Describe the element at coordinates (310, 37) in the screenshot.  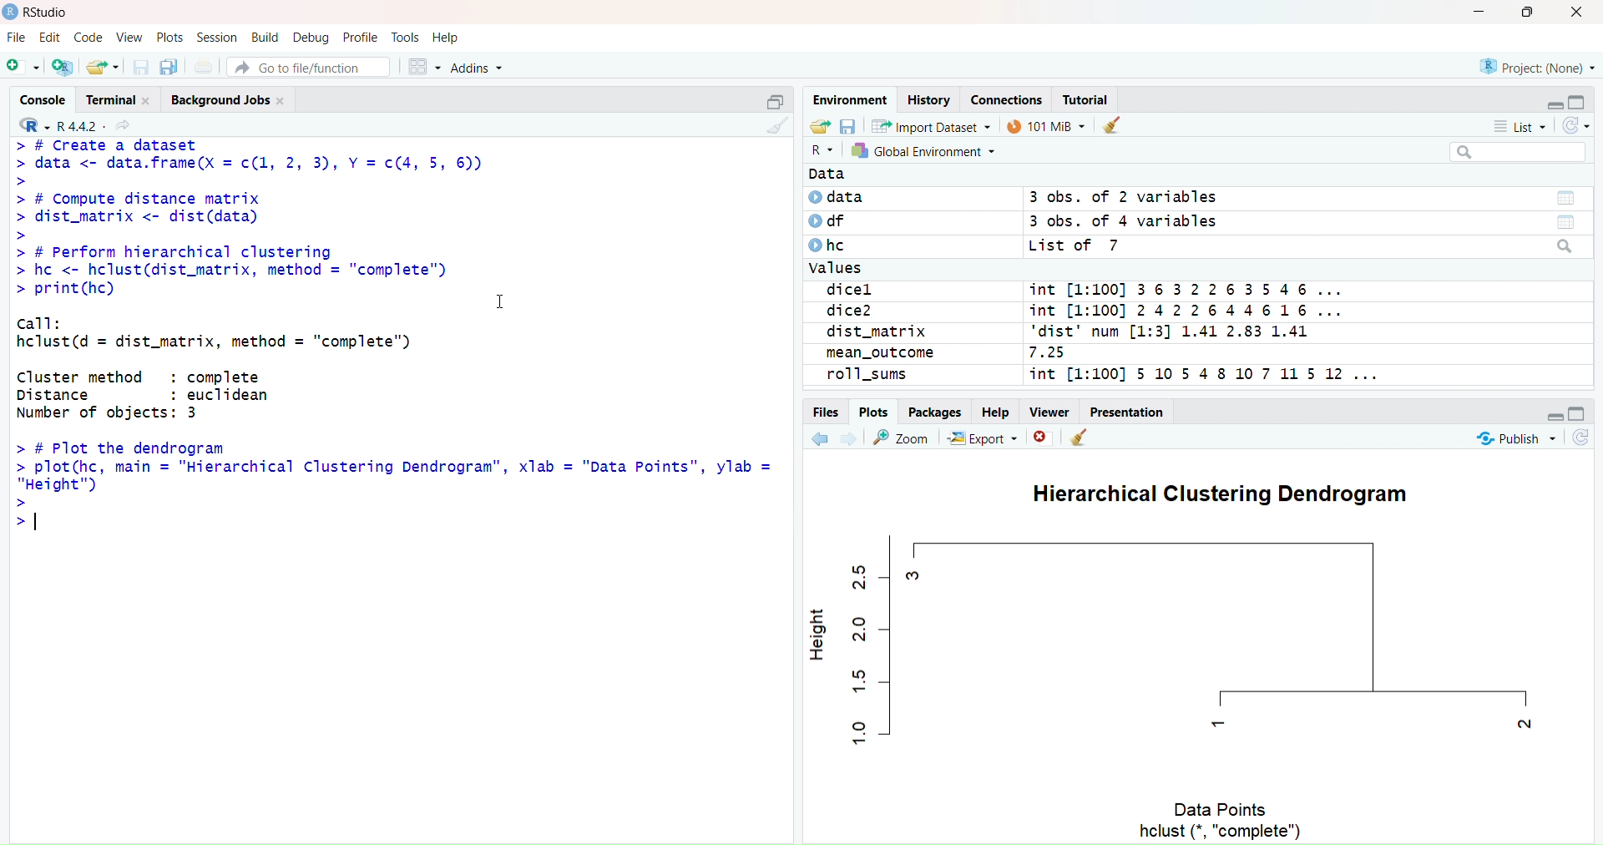
I see `Debug` at that location.